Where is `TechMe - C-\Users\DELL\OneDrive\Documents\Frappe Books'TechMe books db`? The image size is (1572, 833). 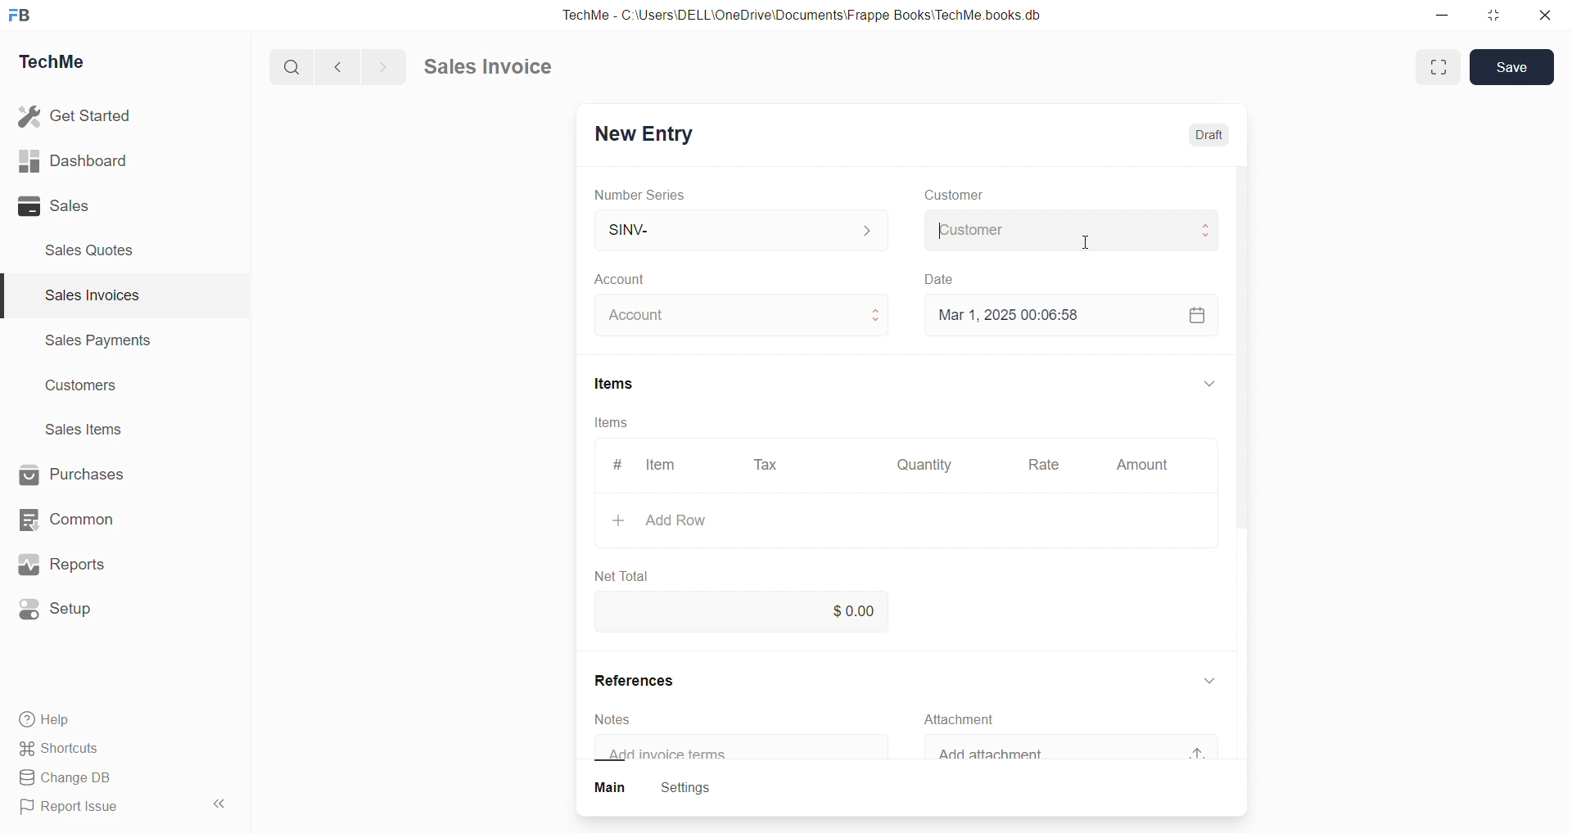
TechMe - C-\Users\DELL\OneDrive\Documents\Frappe Books'TechMe books db is located at coordinates (819, 12).